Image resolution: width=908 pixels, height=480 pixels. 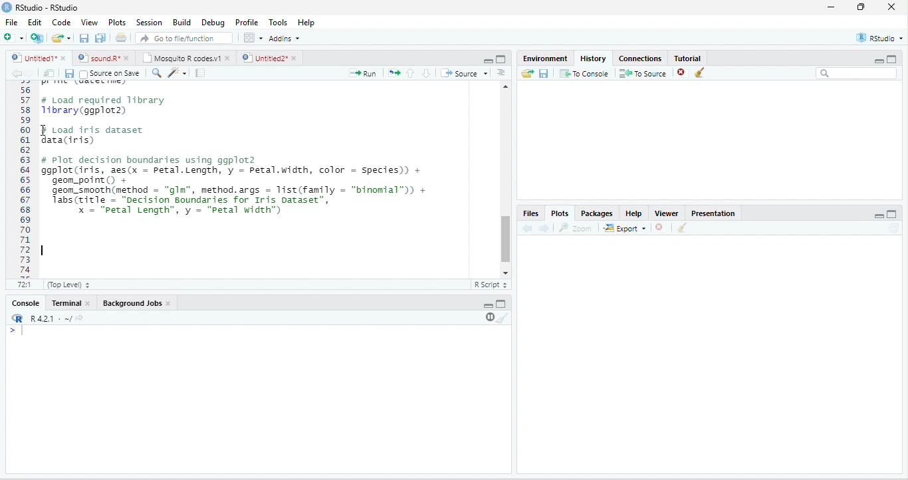 What do you see at coordinates (543, 74) in the screenshot?
I see `save` at bounding box center [543, 74].